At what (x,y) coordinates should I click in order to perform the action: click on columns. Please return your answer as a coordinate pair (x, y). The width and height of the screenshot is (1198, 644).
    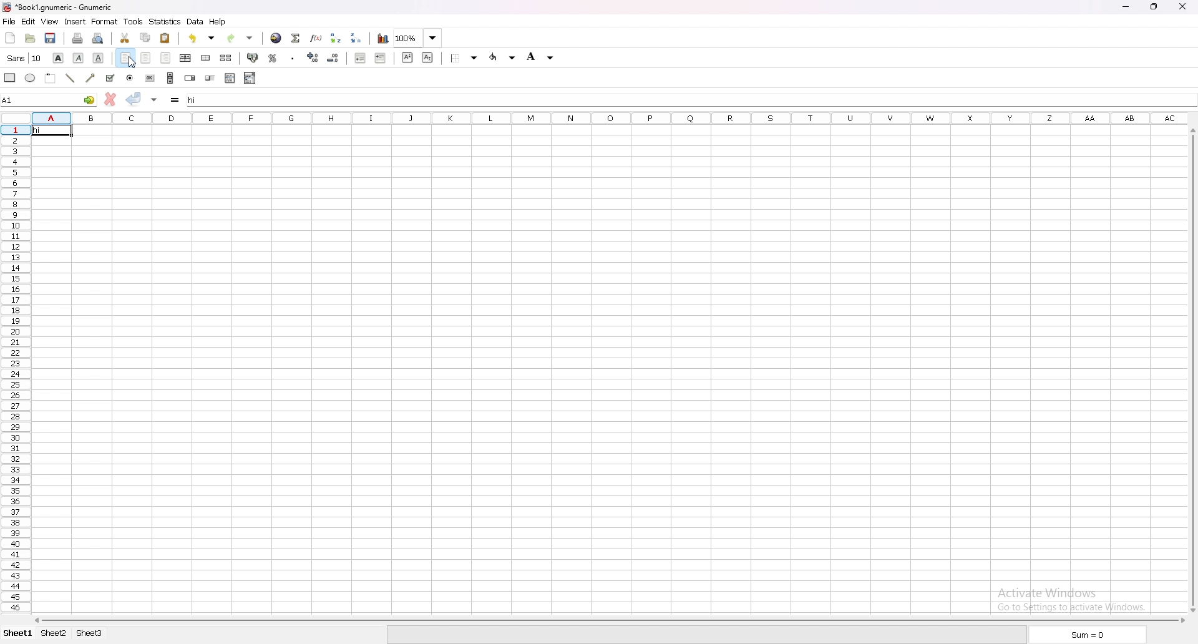
    Looking at the image, I should click on (611, 117).